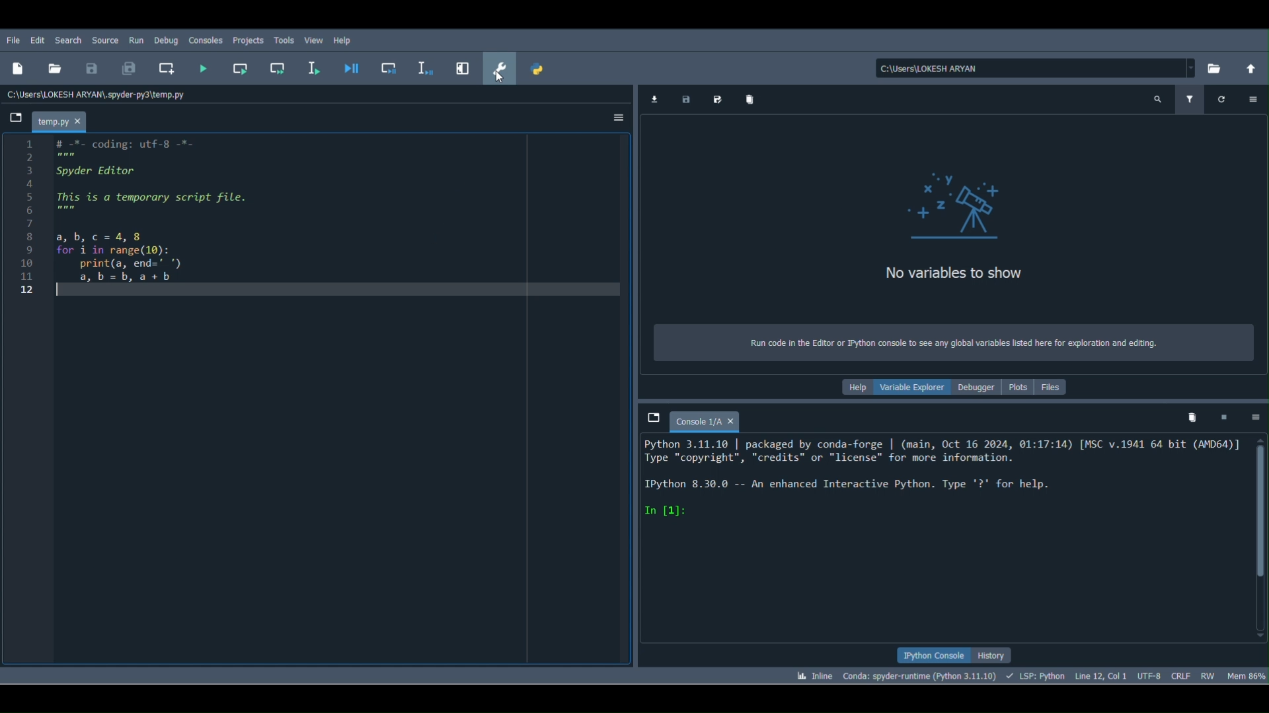  Describe the element at coordinates (1162, 98) in the screenshot. I see `Search variables names and types (Ctrl + F)` at that location.